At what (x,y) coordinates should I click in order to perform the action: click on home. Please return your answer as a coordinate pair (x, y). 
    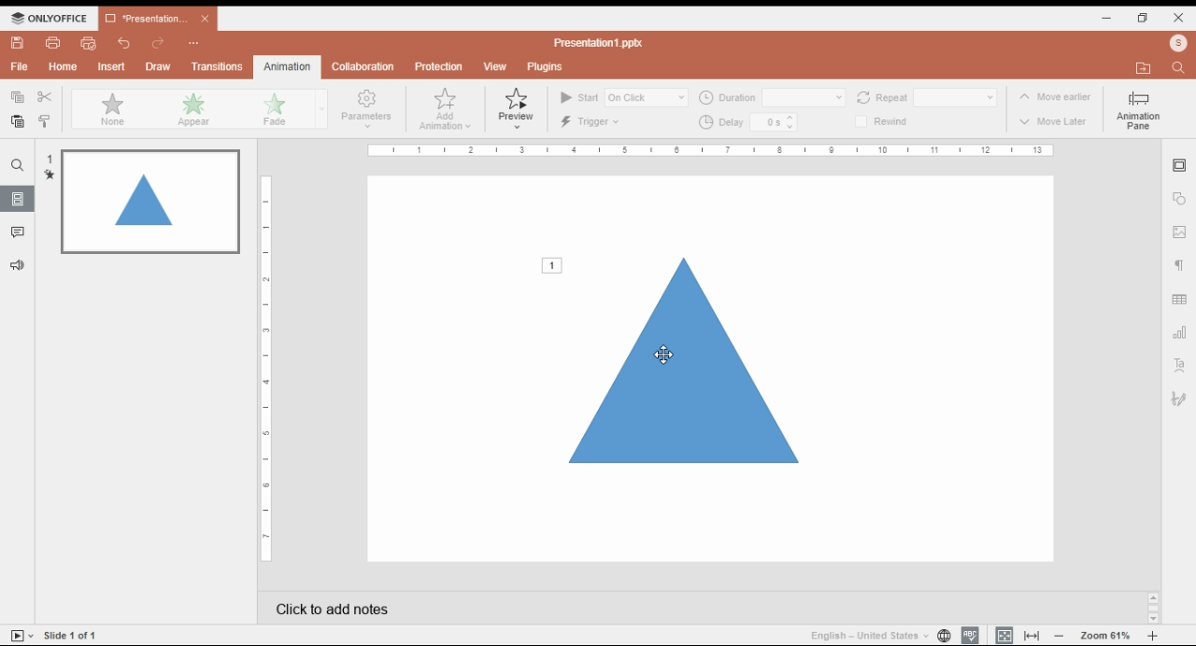
    Looking at the image, I should click on (64, 67).